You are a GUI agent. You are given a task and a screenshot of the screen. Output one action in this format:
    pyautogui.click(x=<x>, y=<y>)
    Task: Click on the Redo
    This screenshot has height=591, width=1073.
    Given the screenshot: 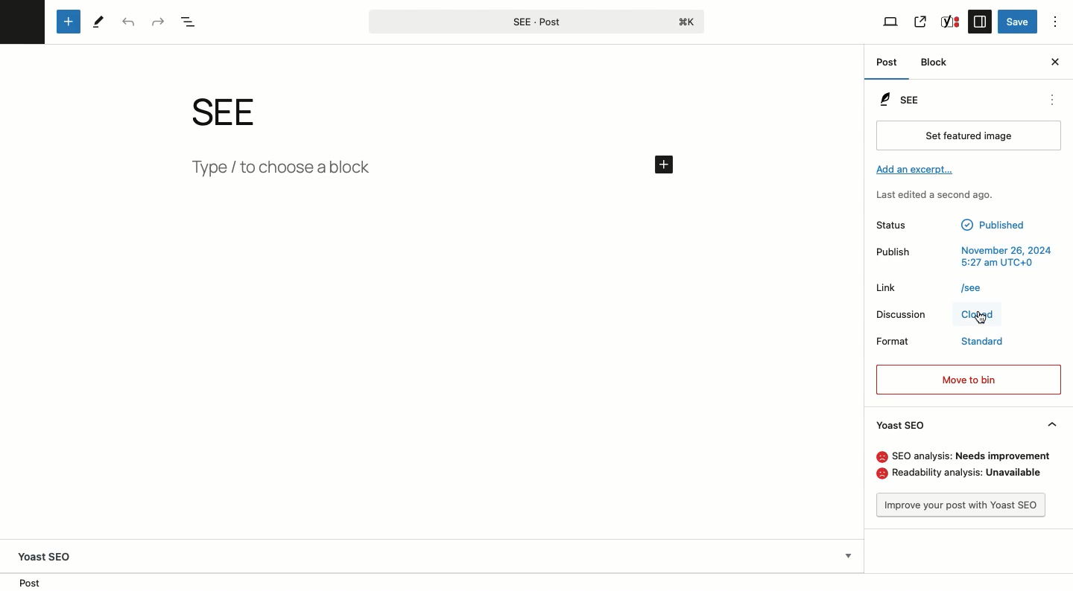 What is the action you would take?
    pyautogui.click(x=158, y=21)
    